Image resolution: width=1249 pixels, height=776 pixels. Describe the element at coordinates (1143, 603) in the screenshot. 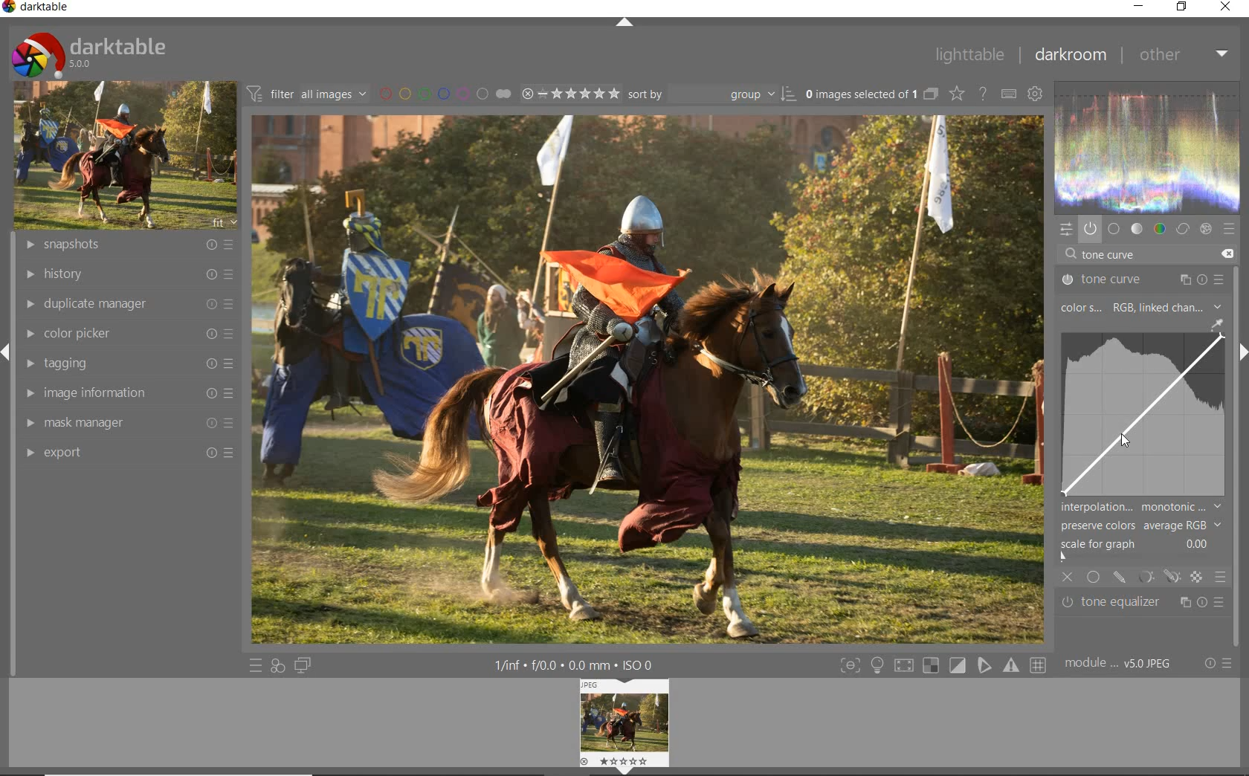

I see `tone equalizer` at that location.